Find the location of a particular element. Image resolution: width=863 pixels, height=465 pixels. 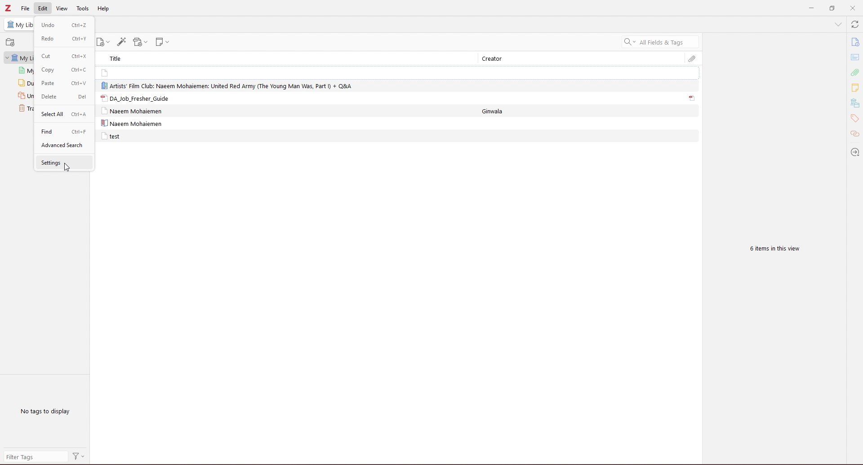

Ginwala is located at coordinates (498, 111).